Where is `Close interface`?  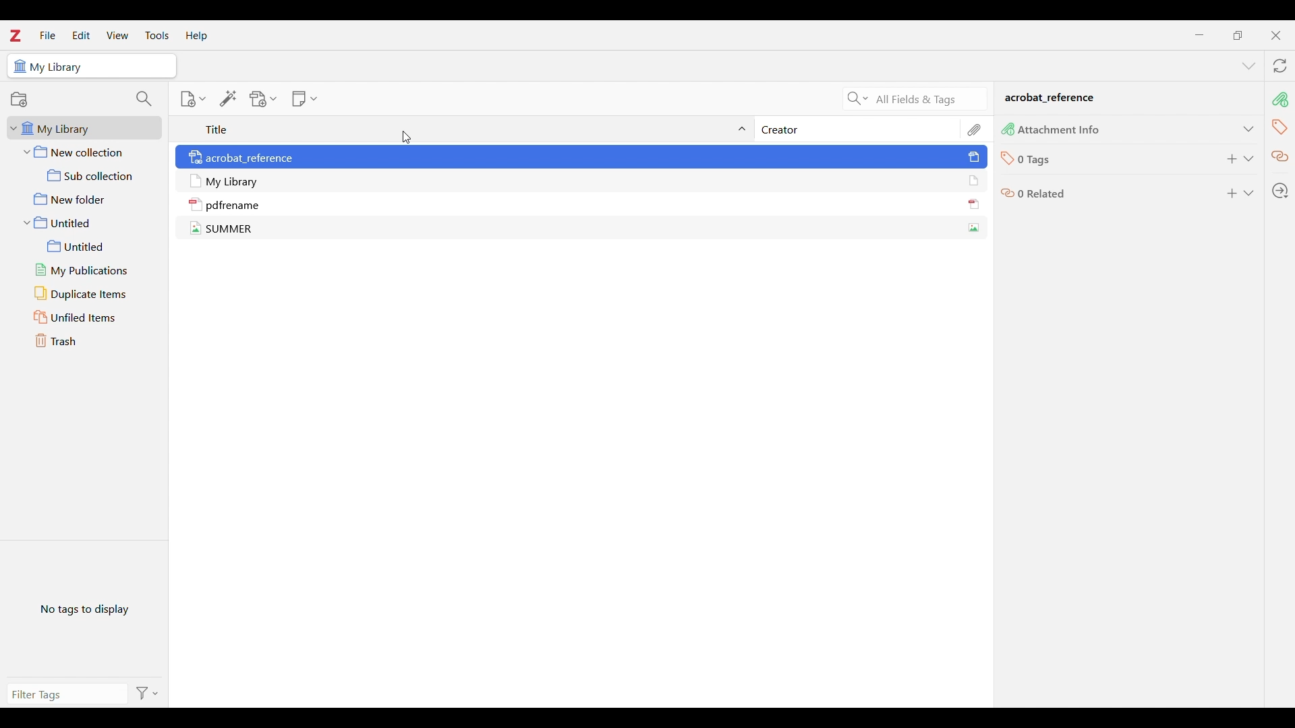
Close interface is located at coordinates (1275, 36).